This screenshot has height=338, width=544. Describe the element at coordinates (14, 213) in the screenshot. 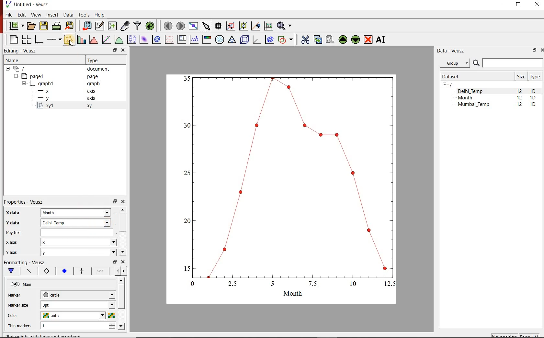

I see `x-data` at that location.